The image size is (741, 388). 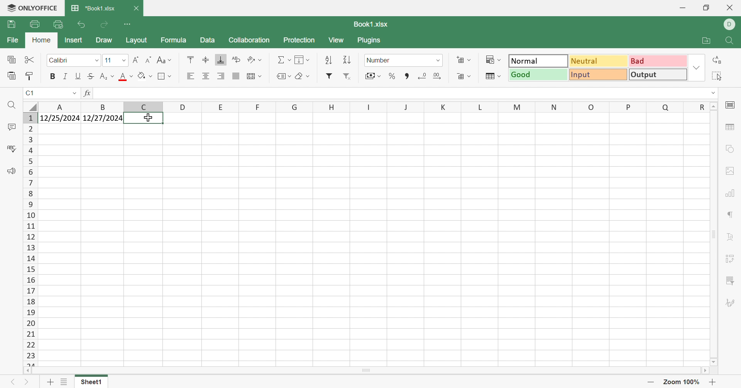 I want to click on Scroll Left, so click(x=27, y=371).